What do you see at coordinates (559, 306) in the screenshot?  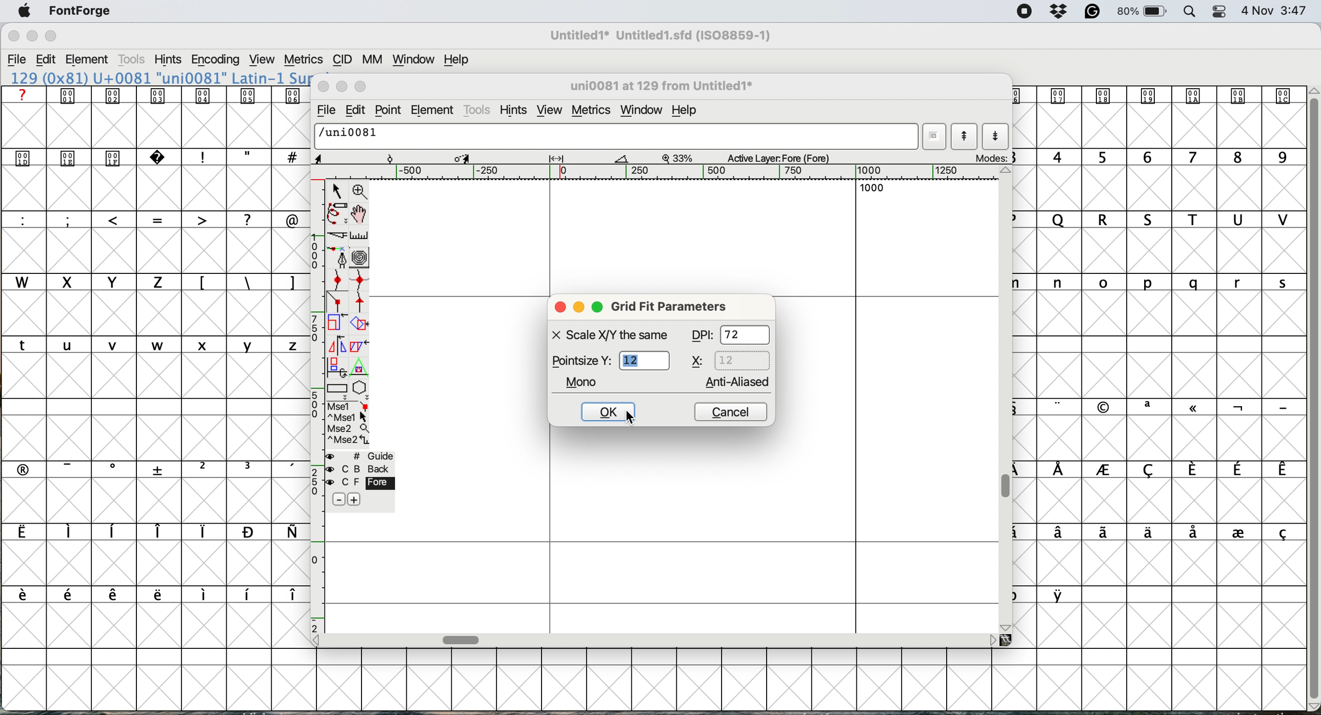 I see `close` at bounding box center [559, 306].